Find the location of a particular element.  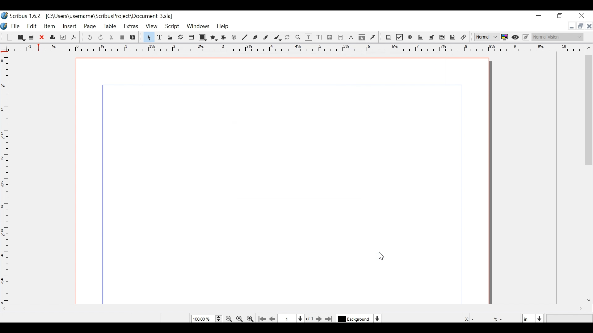

Zoom out is located at coordinates (229, 319).